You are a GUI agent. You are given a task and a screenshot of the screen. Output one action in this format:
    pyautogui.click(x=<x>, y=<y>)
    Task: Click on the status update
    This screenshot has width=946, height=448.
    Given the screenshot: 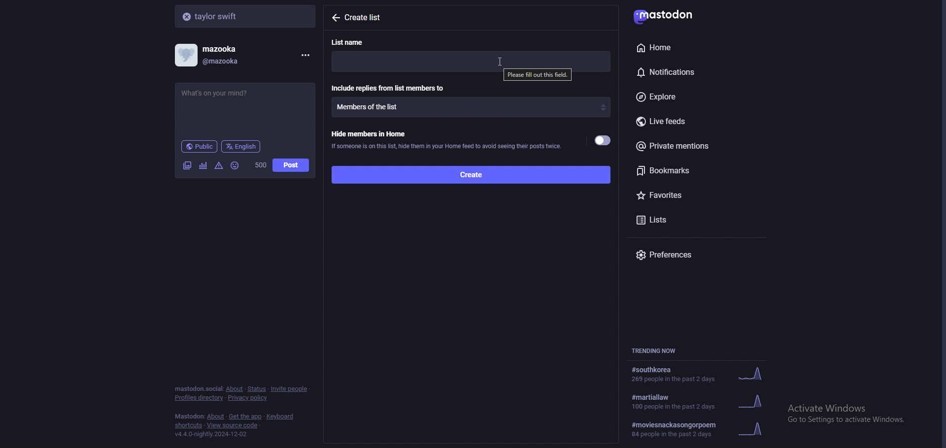 What is the action you would take?
    pyautogui.click(x=223, y=93)
    